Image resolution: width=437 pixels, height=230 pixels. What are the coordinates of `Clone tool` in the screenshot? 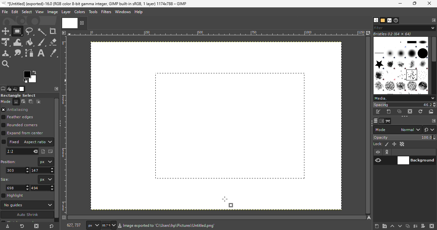 It's located at (6, 53).